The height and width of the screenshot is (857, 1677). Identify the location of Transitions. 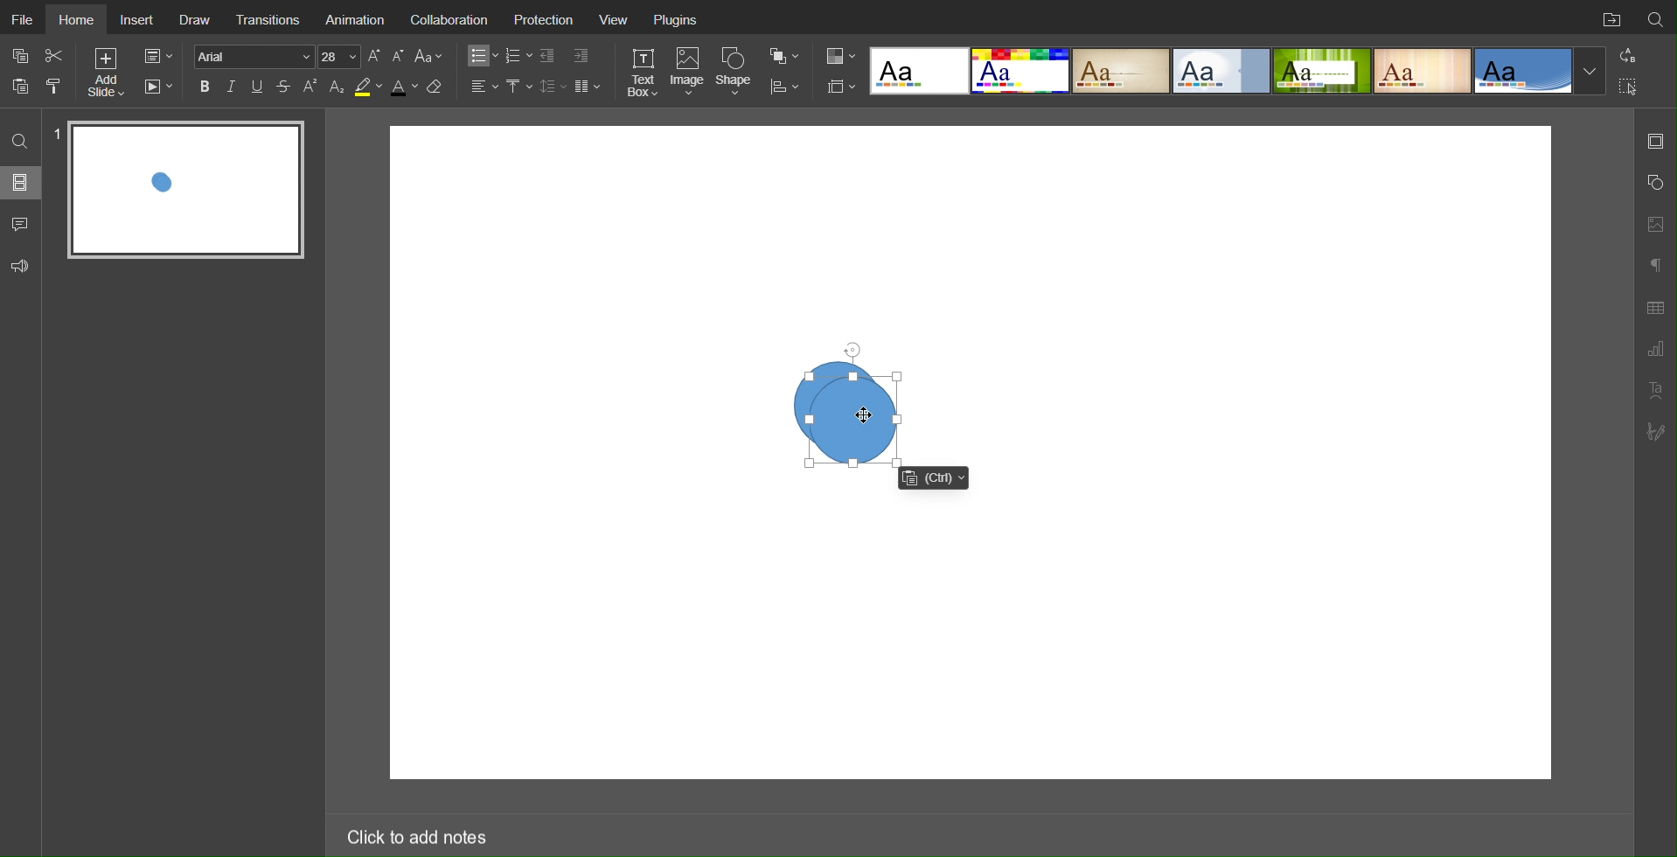
(271, 17).